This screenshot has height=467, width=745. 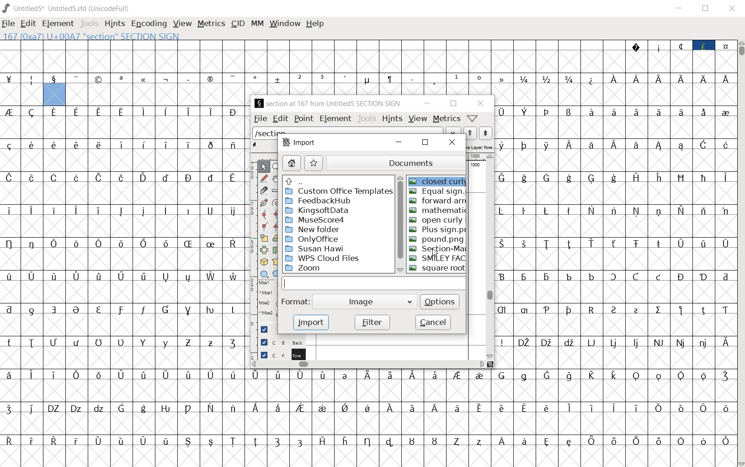 I want to click on measure a distance, angle between points, so click(x=276, y=191).